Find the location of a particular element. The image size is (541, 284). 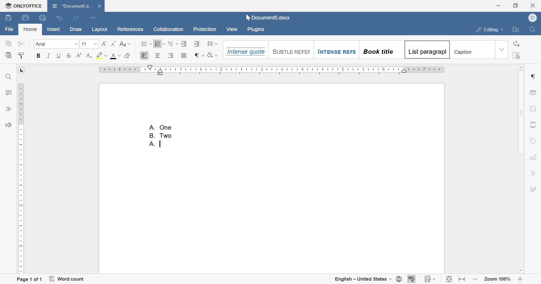

Strikethrough is located at coordinates (69, 55).